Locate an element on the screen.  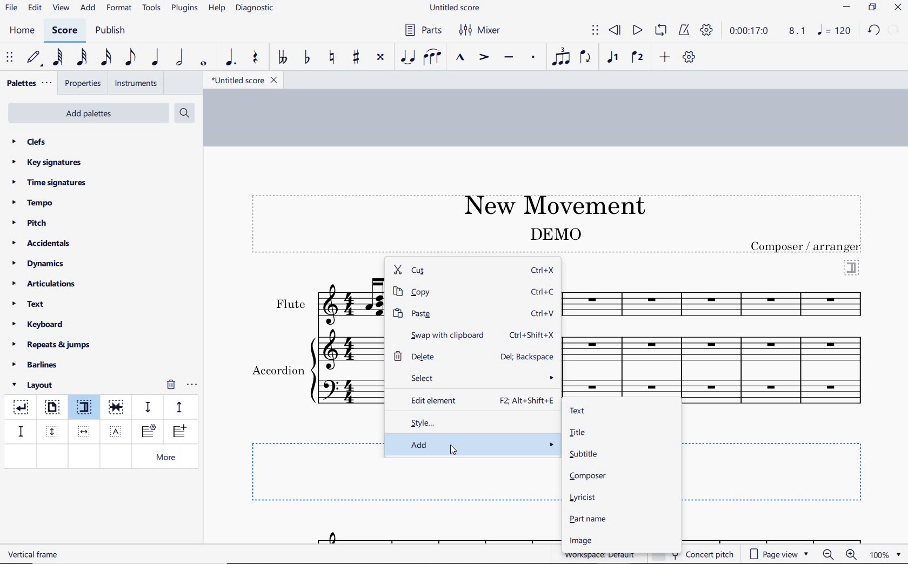
remove layout is located at coordinates (171, 386).